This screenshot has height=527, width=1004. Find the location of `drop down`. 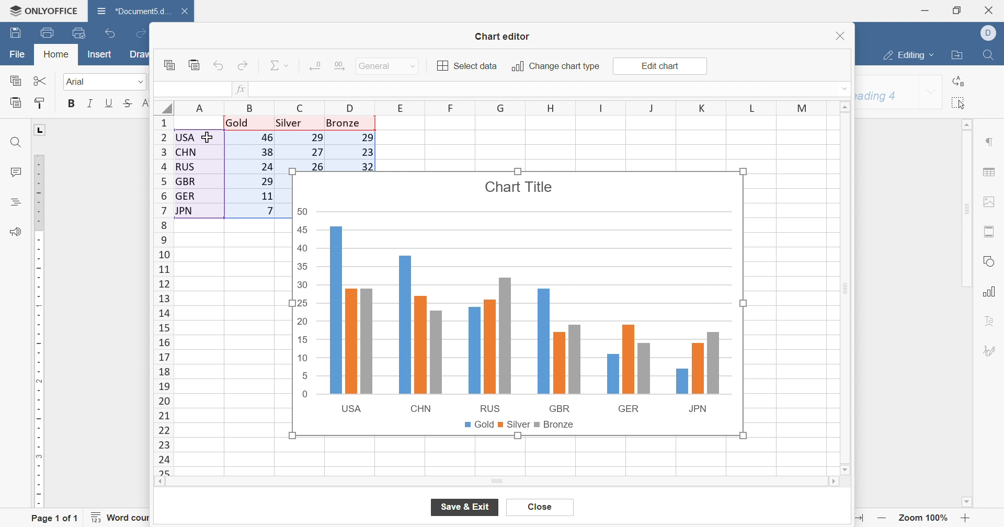

drop down is located at coordinates (140, 83).